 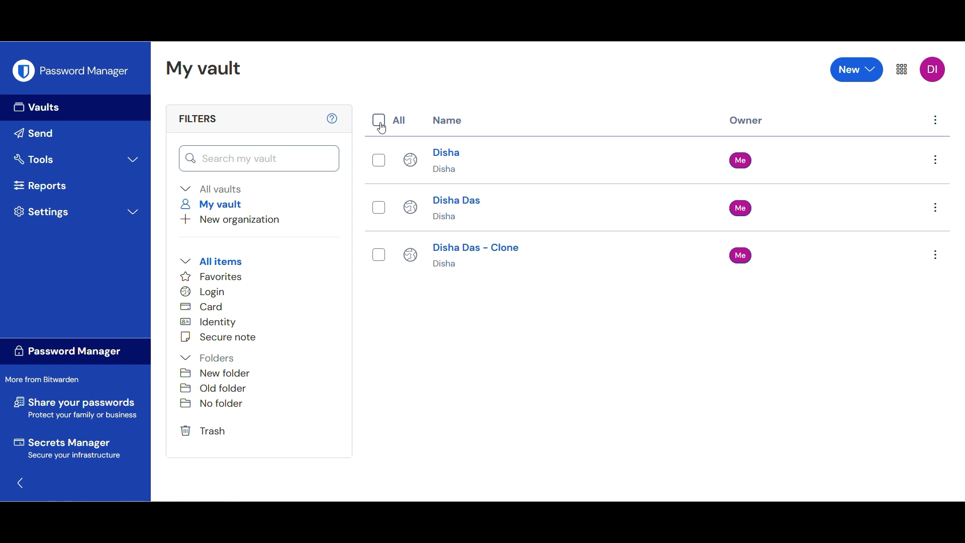 What do you see at coordinates (434, 159) in the screenshot?
I see `Disha      Disha` at bounding box center [434, 159].